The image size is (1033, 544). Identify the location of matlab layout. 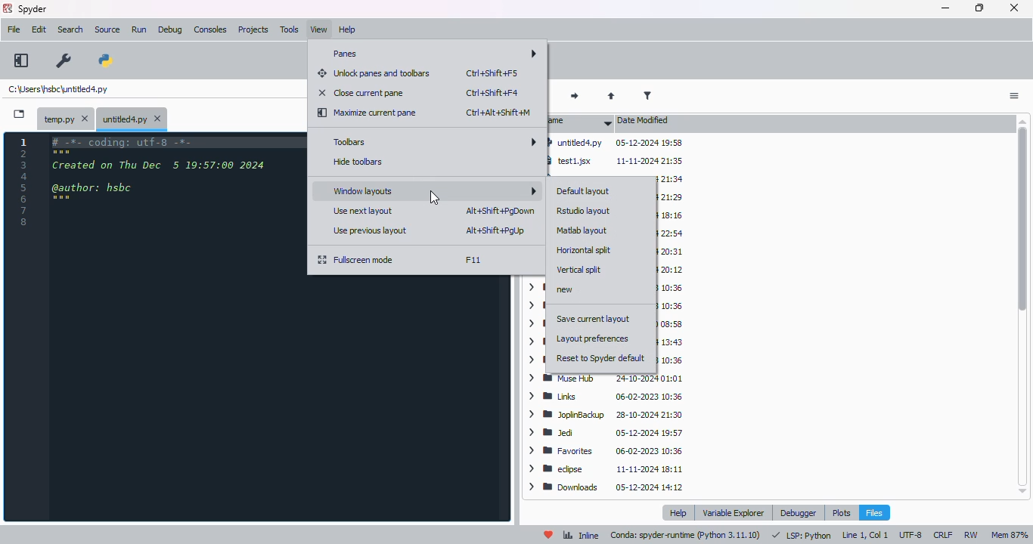
(583, 230).